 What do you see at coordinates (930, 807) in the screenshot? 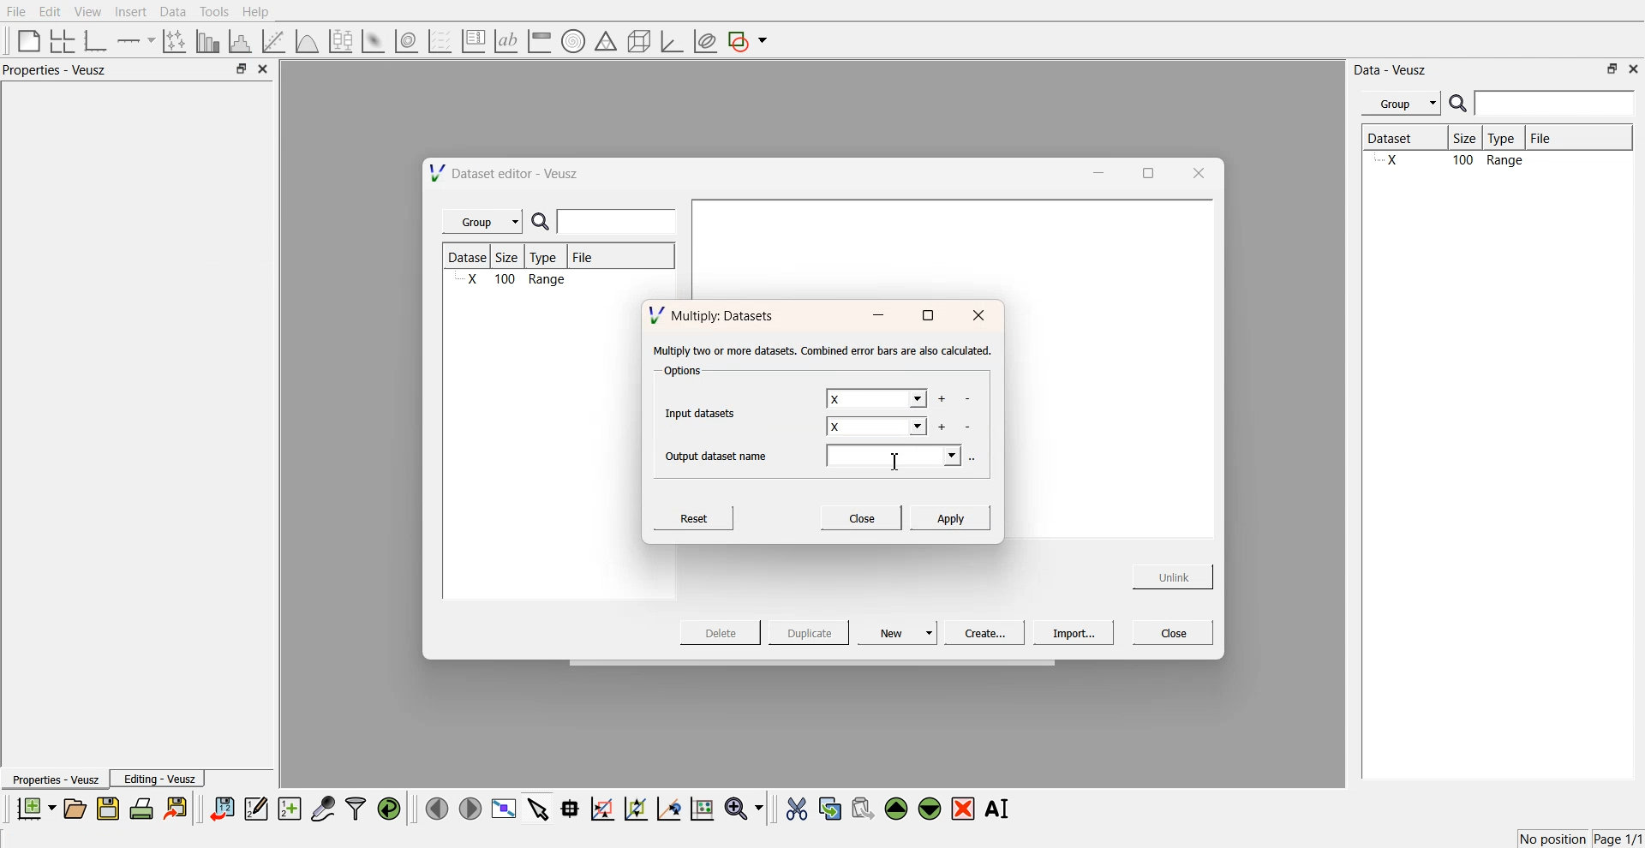
I see `move  the selected widgets down` at bounding box center [930, 807].